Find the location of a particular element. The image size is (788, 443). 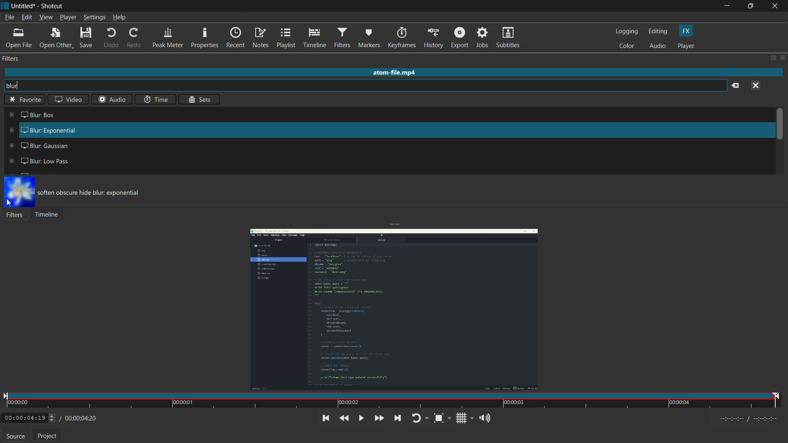

project is located at coordinates (48, 436).